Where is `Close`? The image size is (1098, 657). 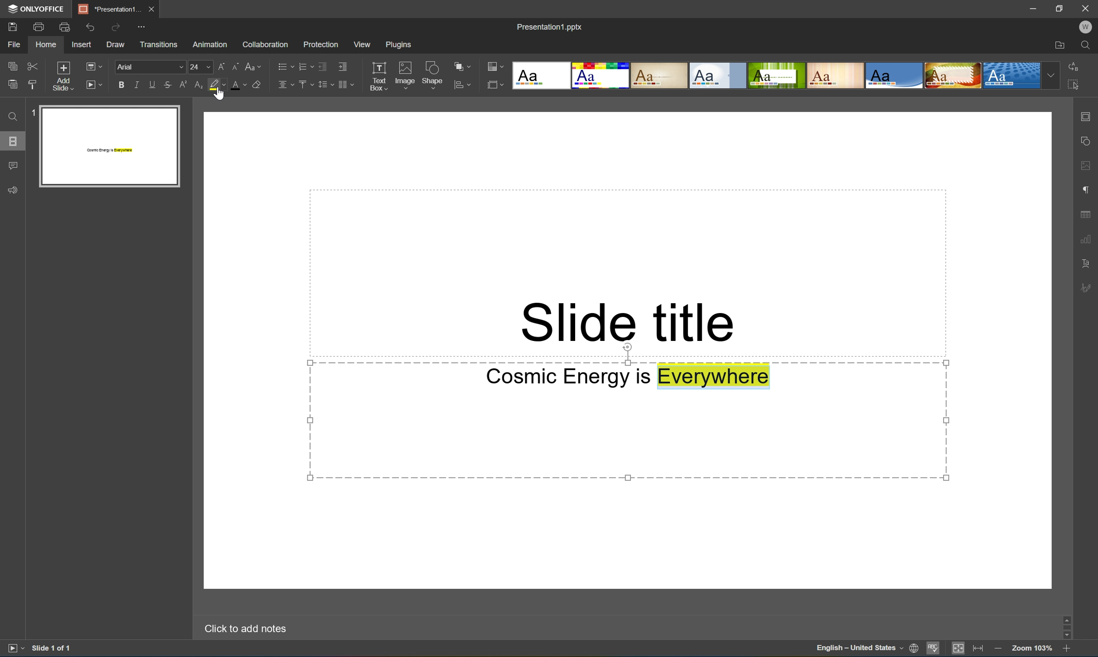
Close is located at coordinates (154, 8).